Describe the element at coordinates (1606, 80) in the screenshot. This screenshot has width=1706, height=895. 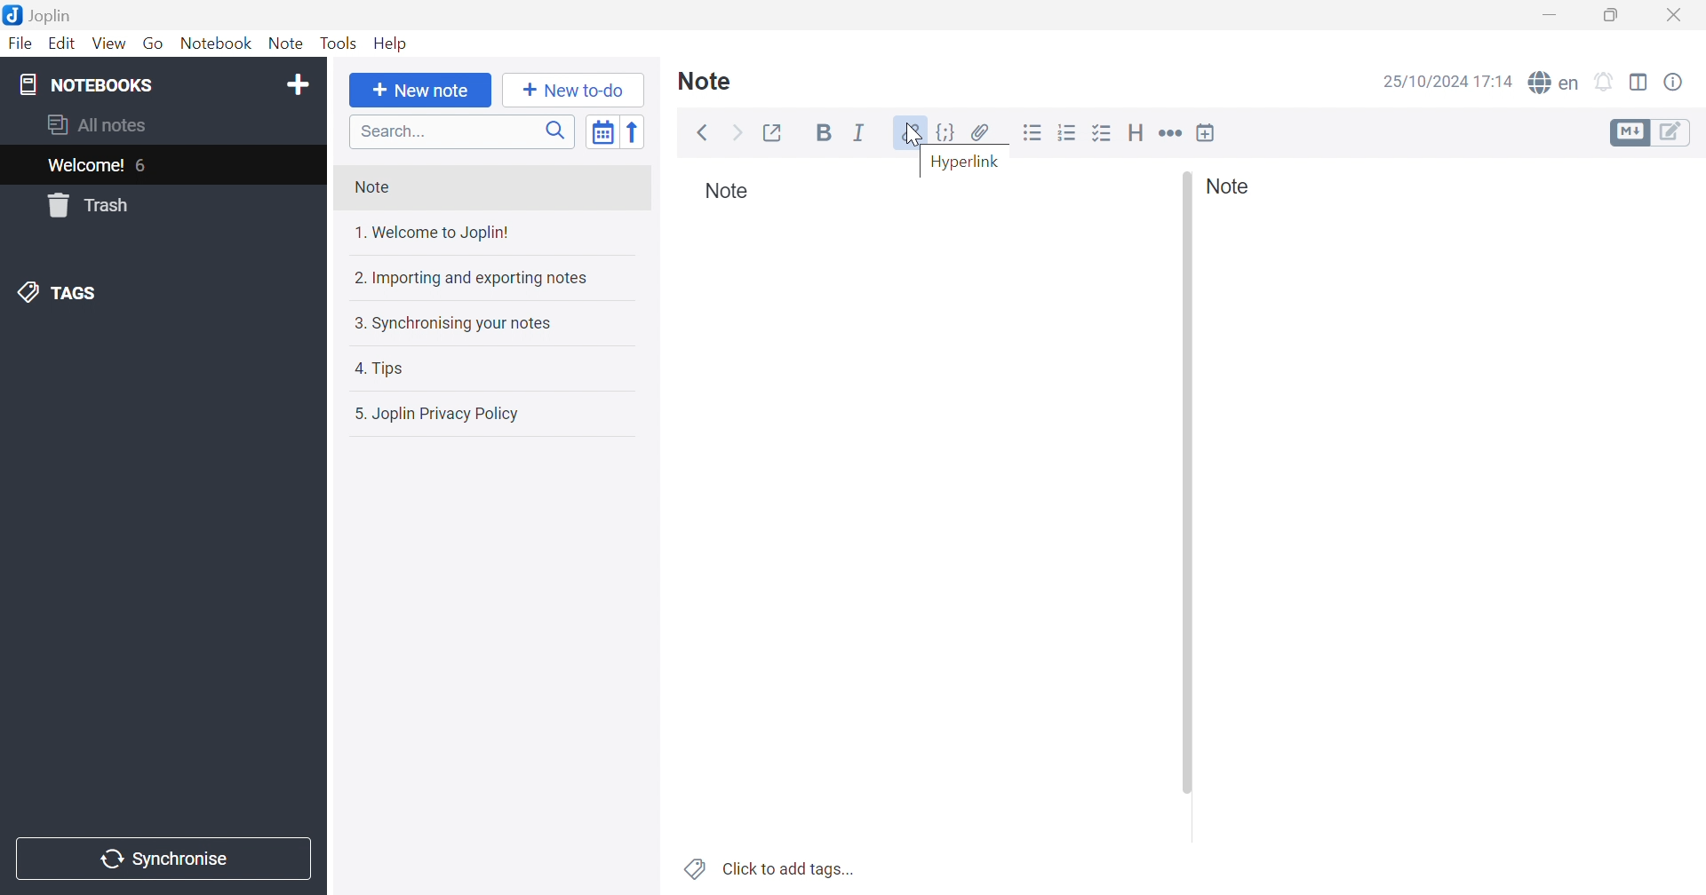
I see `Set alarm` at that location.